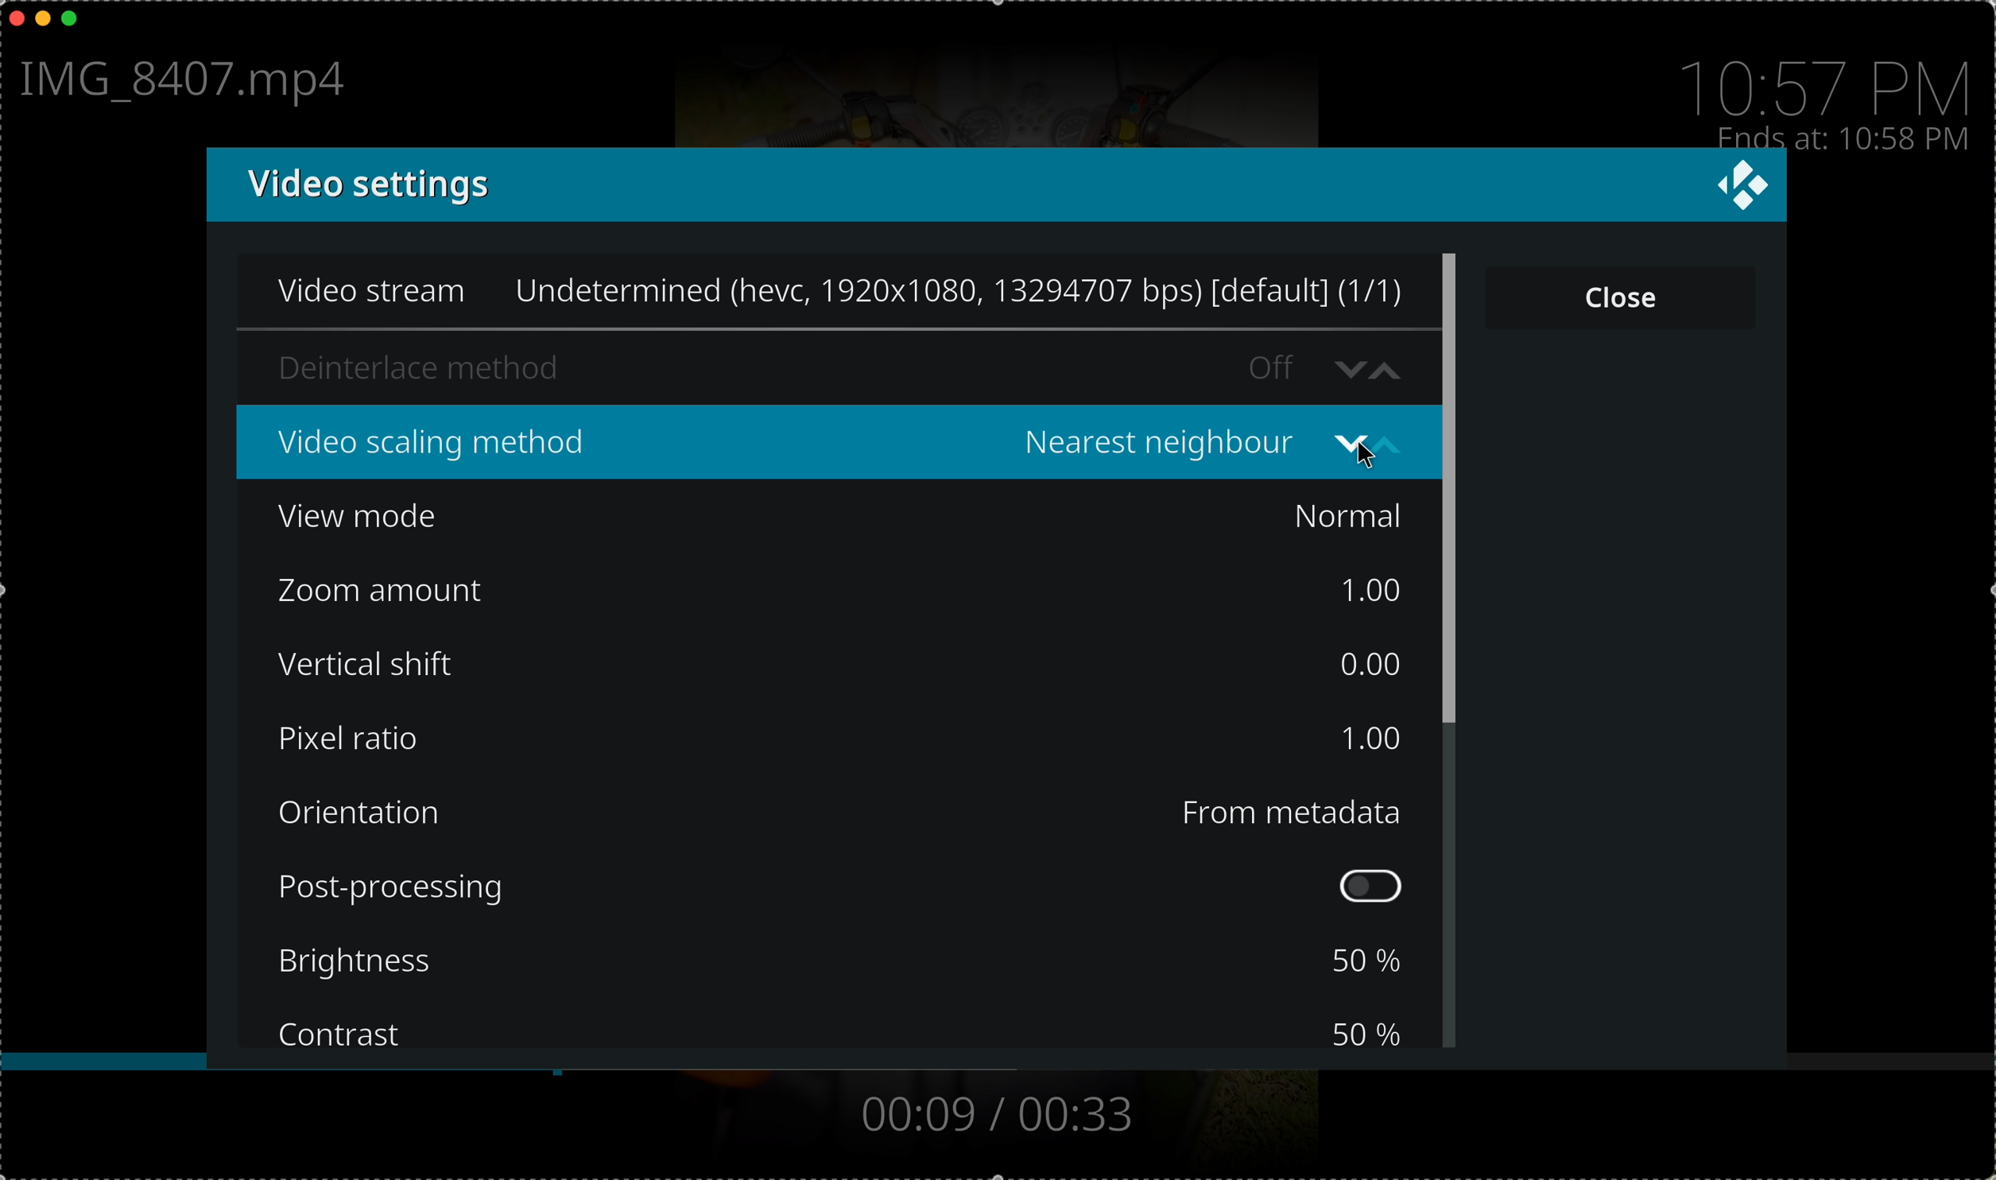  I want to click on close, so click(1622, 294).